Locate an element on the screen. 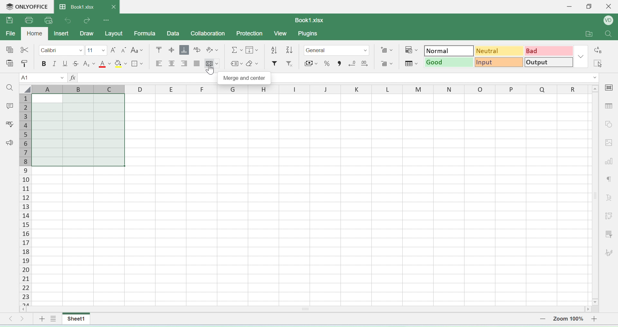   is located at coordinates (105, 64).